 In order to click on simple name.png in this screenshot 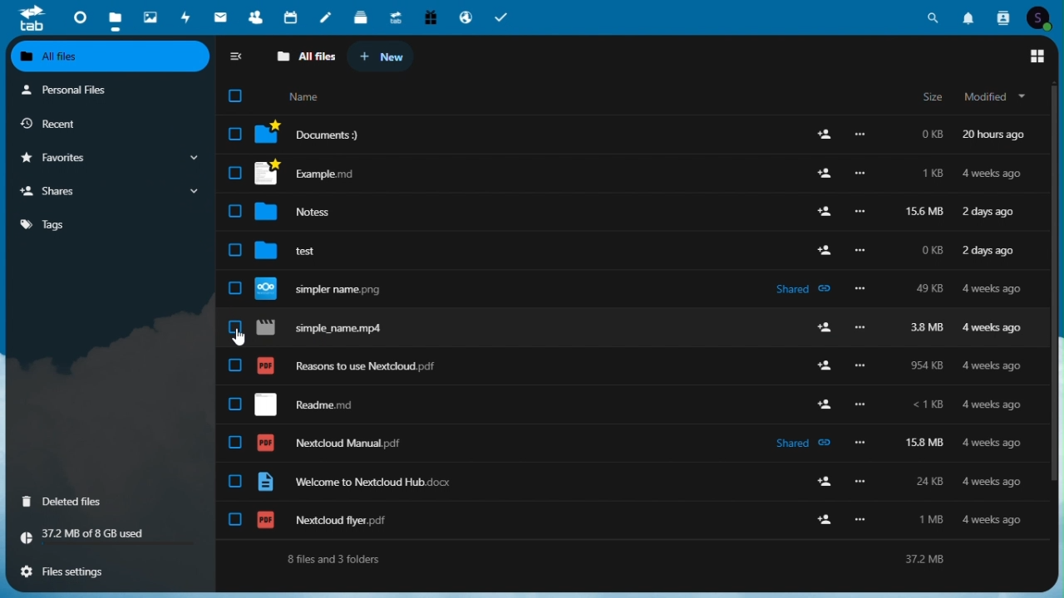, I will do `click(622, 288)`.